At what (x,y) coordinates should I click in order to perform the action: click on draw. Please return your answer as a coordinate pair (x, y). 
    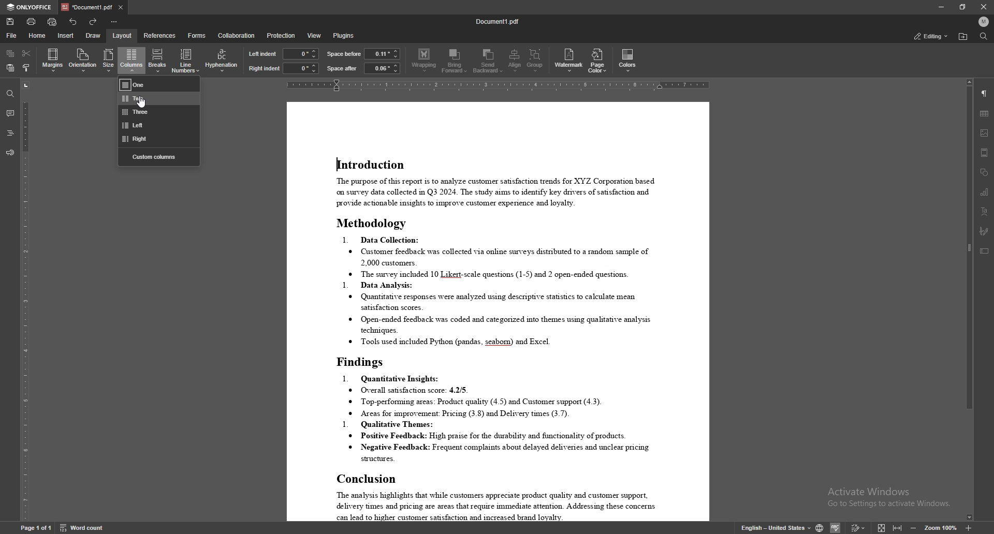
    Looking at the image, I should click on (94, 35).